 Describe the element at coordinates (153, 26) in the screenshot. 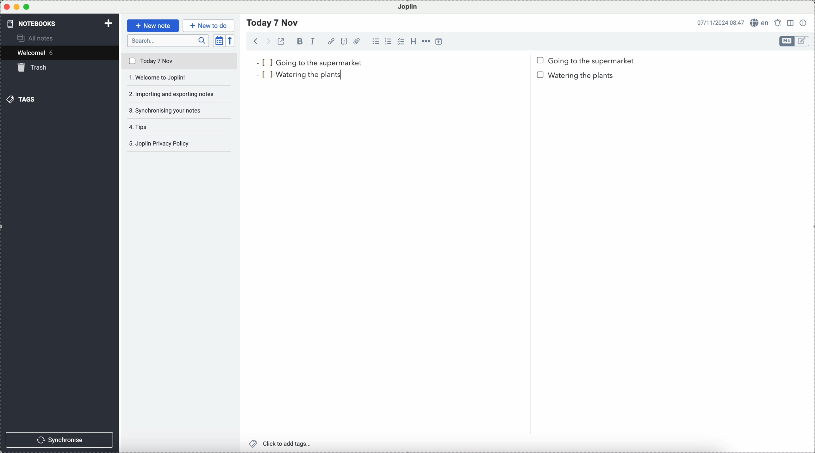

I see `new note button` at that location.